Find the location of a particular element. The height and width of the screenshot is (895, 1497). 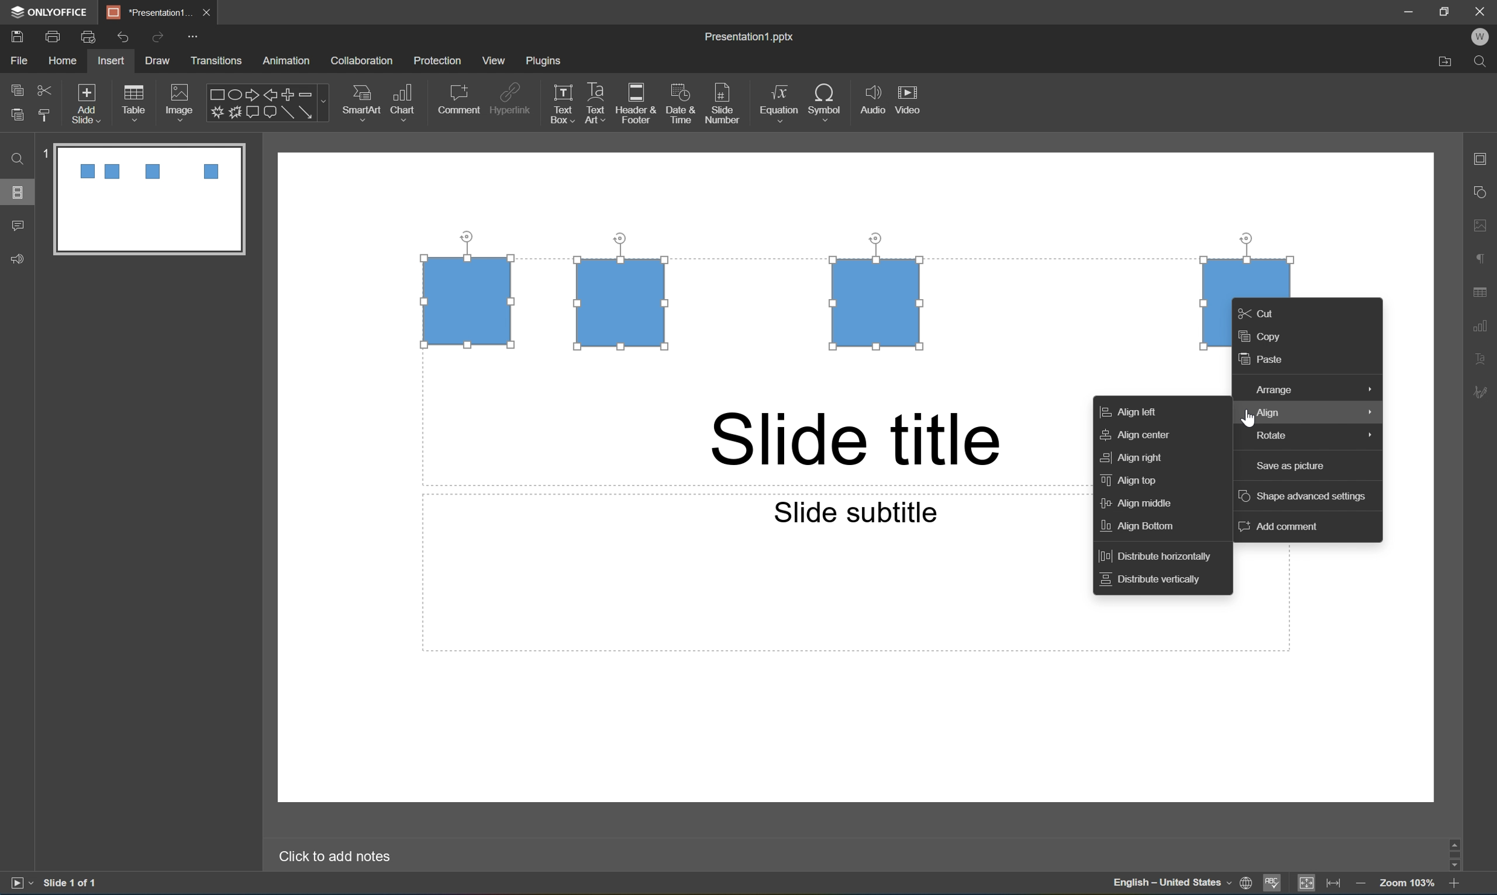

slide settings is located at coordinates (1485, 160).